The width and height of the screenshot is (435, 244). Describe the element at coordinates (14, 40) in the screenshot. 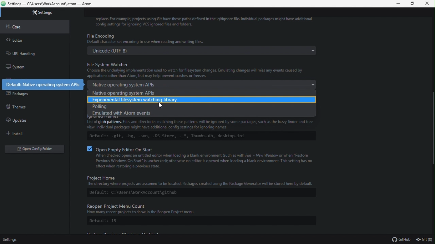

I see `Editor` at that location.